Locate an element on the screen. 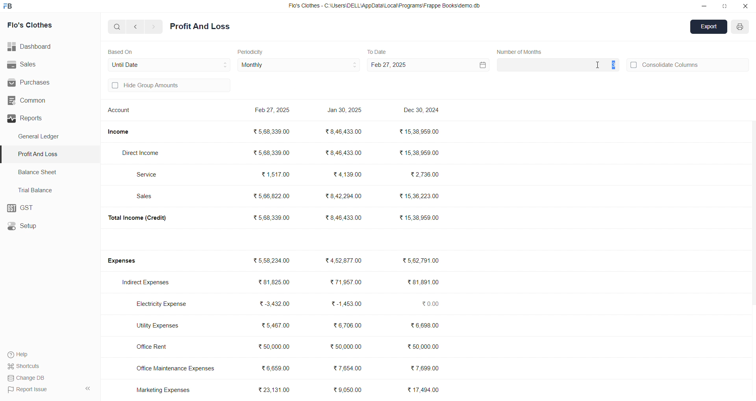  ₹8,46,433.00 is located at coordinates (344, 217).